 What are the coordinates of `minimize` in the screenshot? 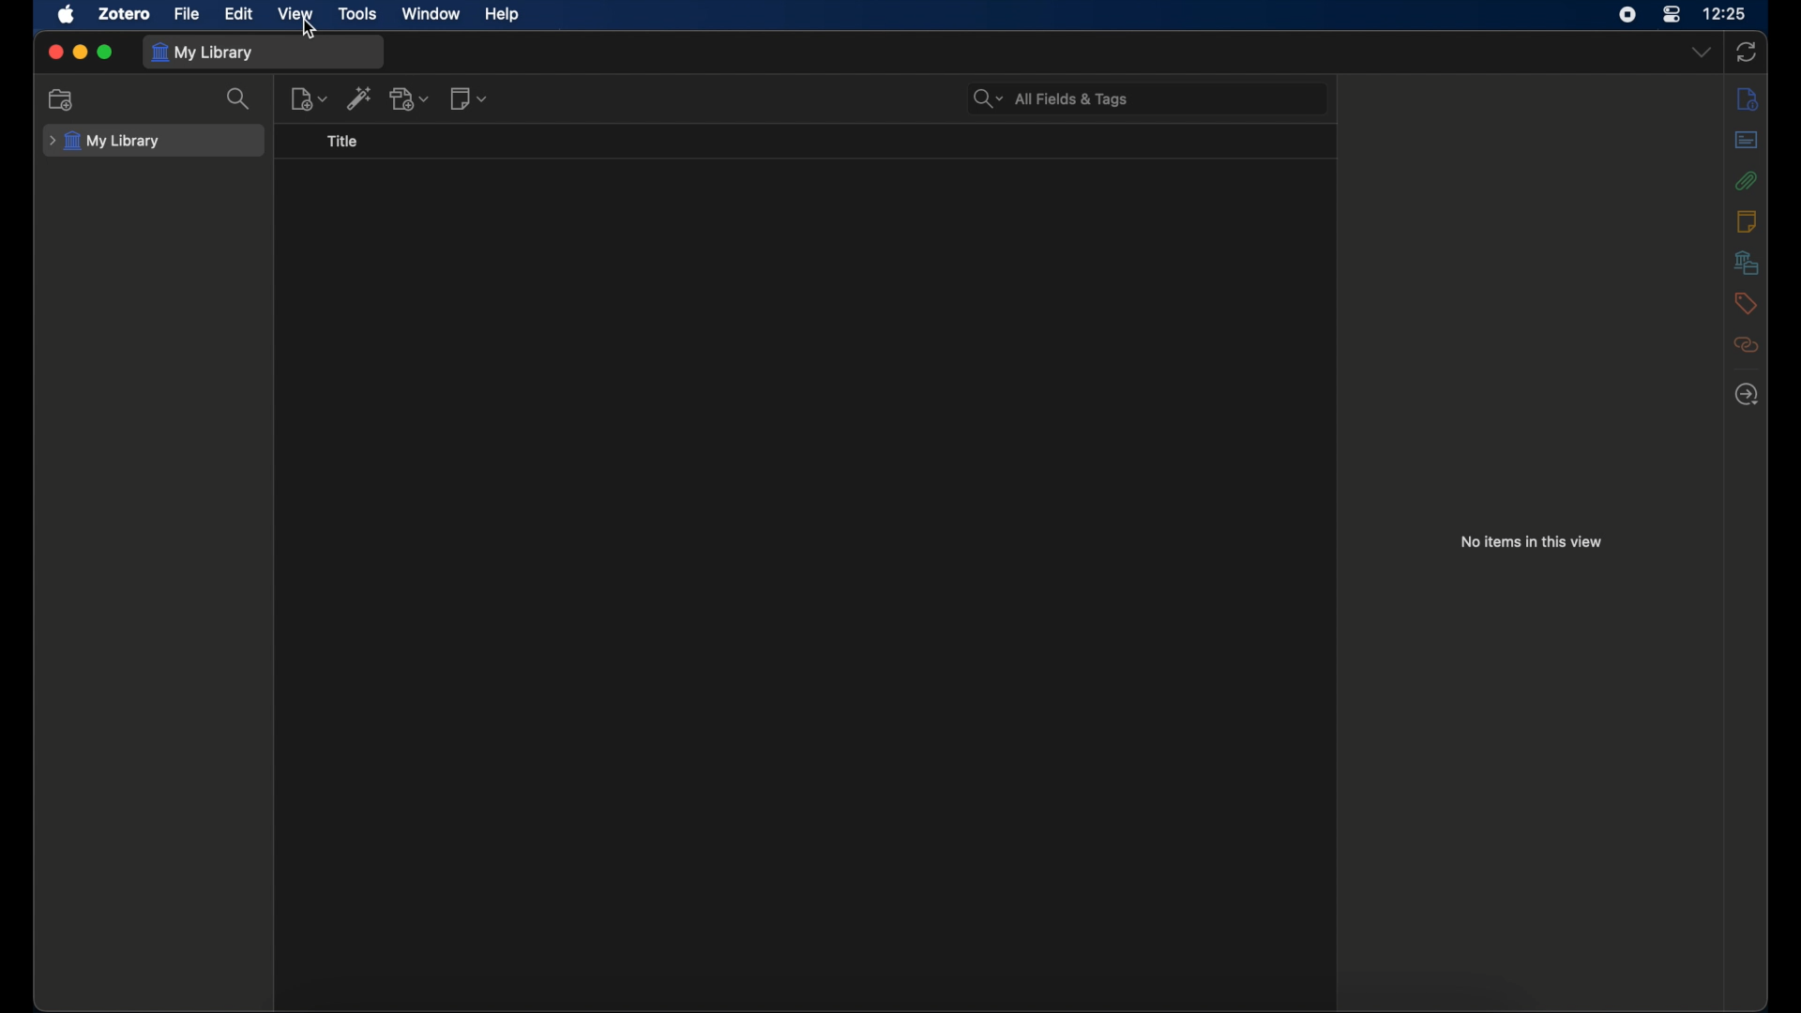 It's located at (79, 52).